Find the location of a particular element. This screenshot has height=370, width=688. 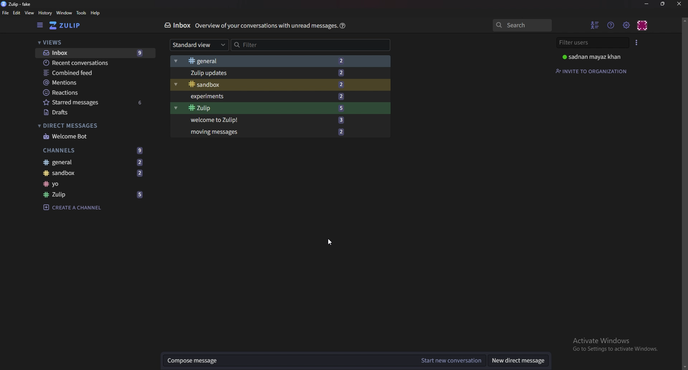

Zulip is located at coordinates (95, 194).